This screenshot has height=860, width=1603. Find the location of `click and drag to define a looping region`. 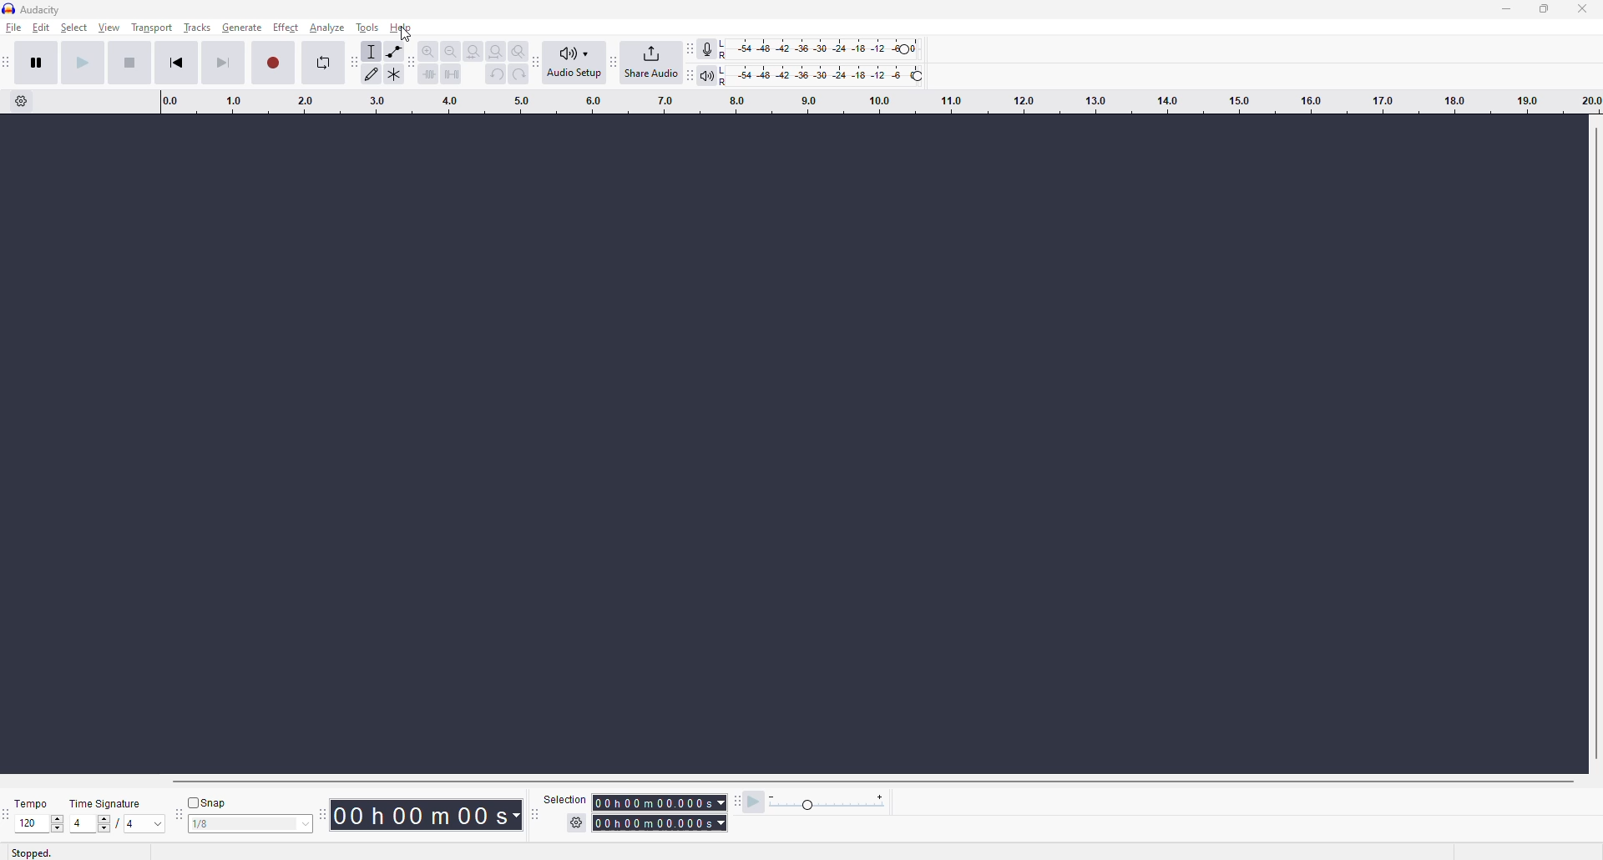

click and drag to define a looping region is located at coordinates (871, 108).